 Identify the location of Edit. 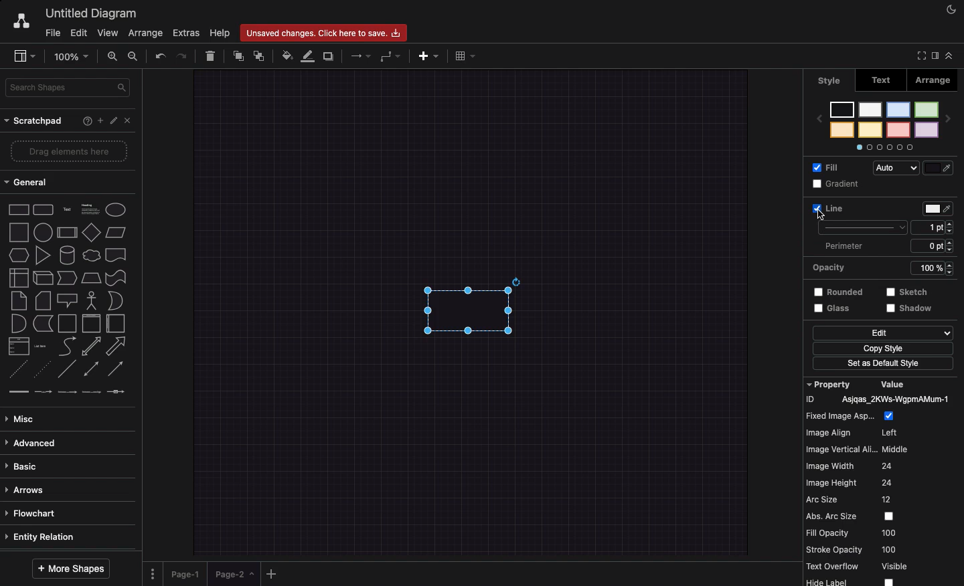
(114, 121).